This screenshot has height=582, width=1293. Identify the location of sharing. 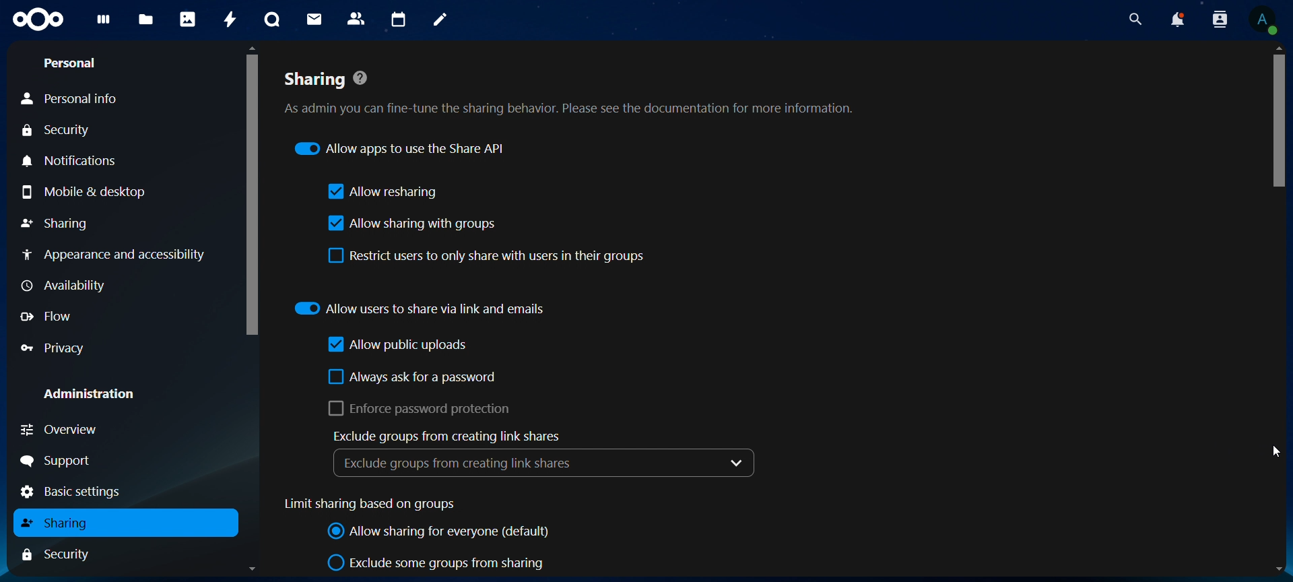
(570, 96).